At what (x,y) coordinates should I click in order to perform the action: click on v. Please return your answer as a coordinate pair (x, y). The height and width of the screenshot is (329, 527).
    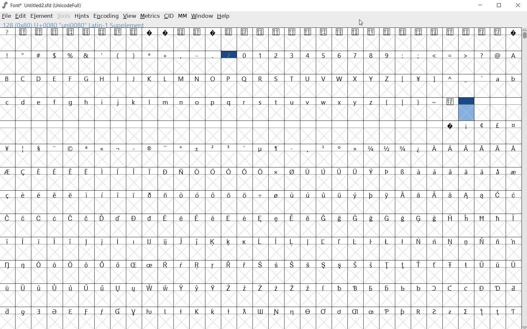
    Looking at the image, I should click on (308, 102).